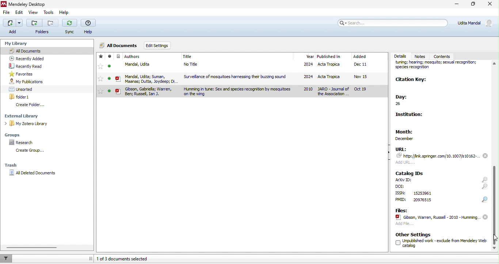  Describe the element at coordinates (70, 27) in the screenshot. I see `sync` at that location.